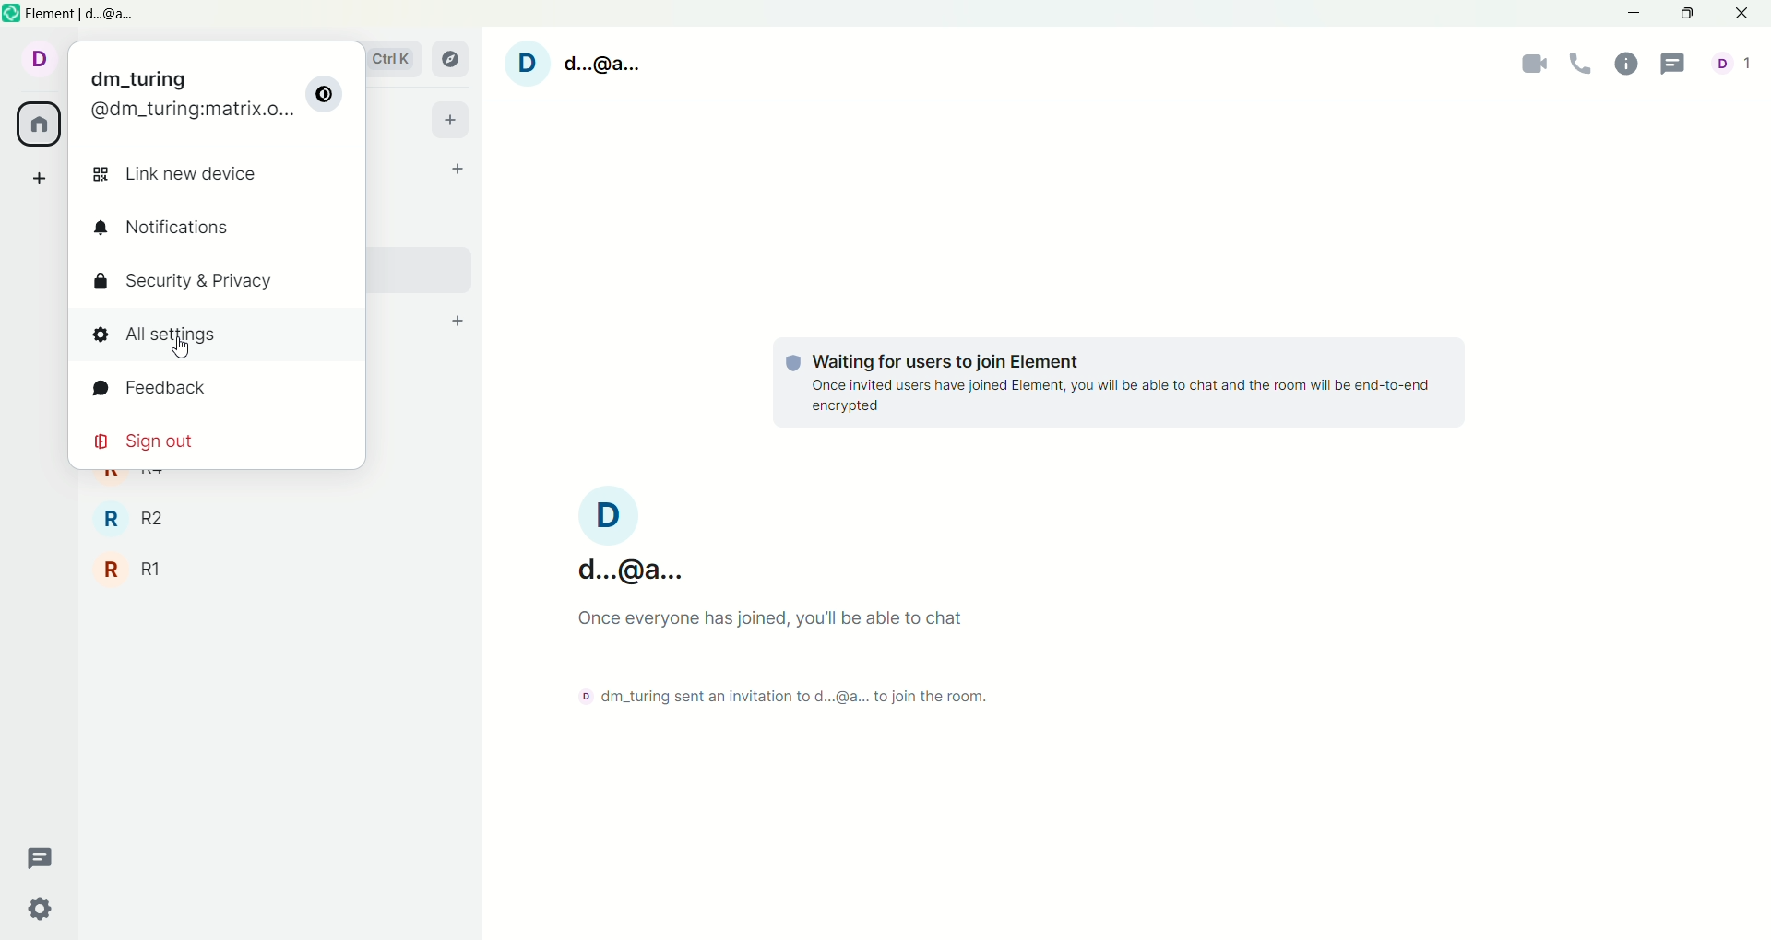 This screenshot has width=1771, height=940. Describe the element at coordinates (1676, 65) in the screenshot. I see `threads` at that location.